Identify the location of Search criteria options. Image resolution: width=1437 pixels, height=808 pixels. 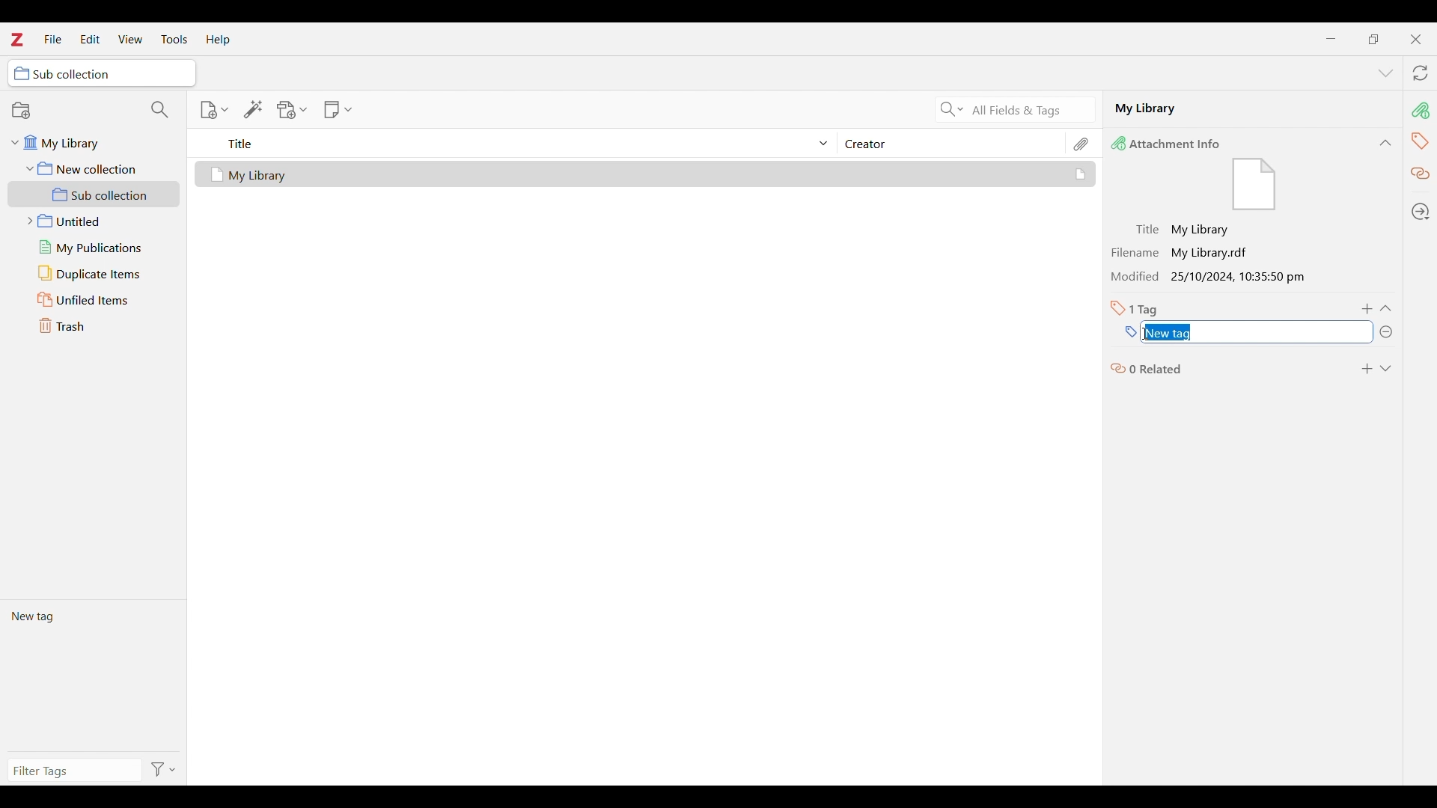
(952, 108).